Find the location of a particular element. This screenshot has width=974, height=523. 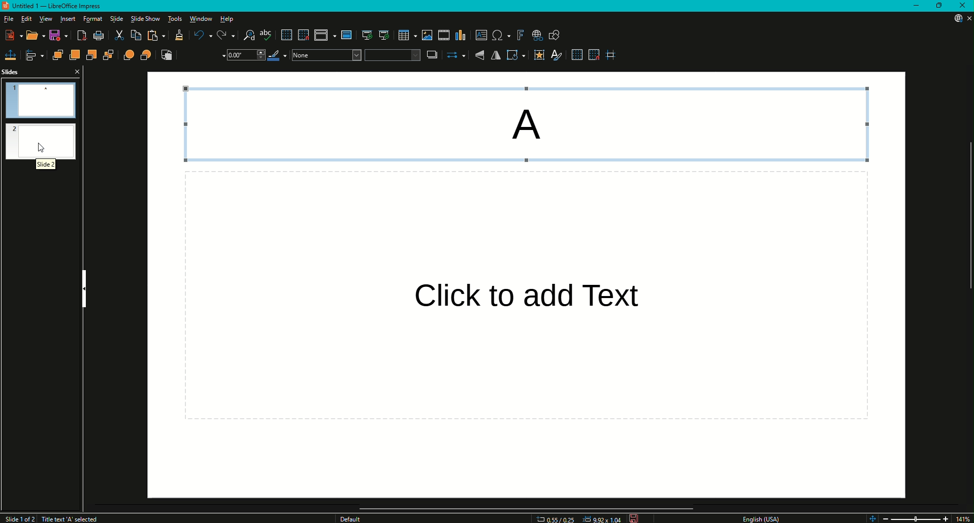

Select Start and End is located at coordinates (456, 56).